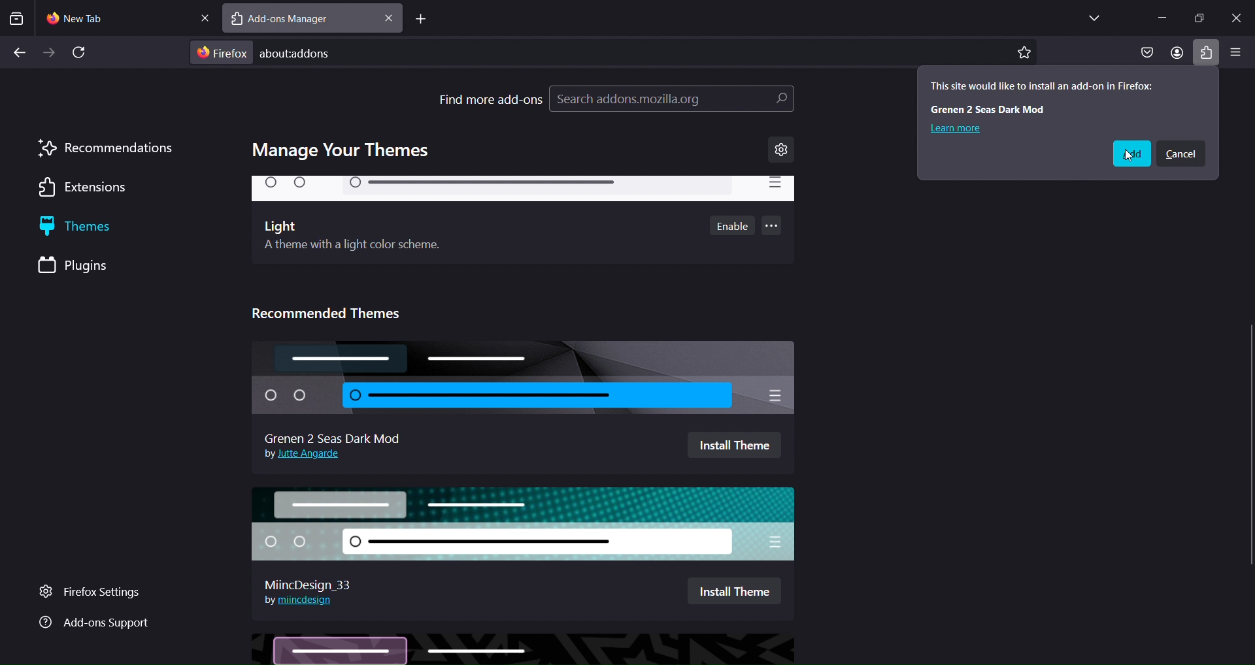 The width and height of the screenshot is (1255, 665). What do you see at coordinates (522, 191) in the screenshot?
I see `light` at bounding box center [522, 191].